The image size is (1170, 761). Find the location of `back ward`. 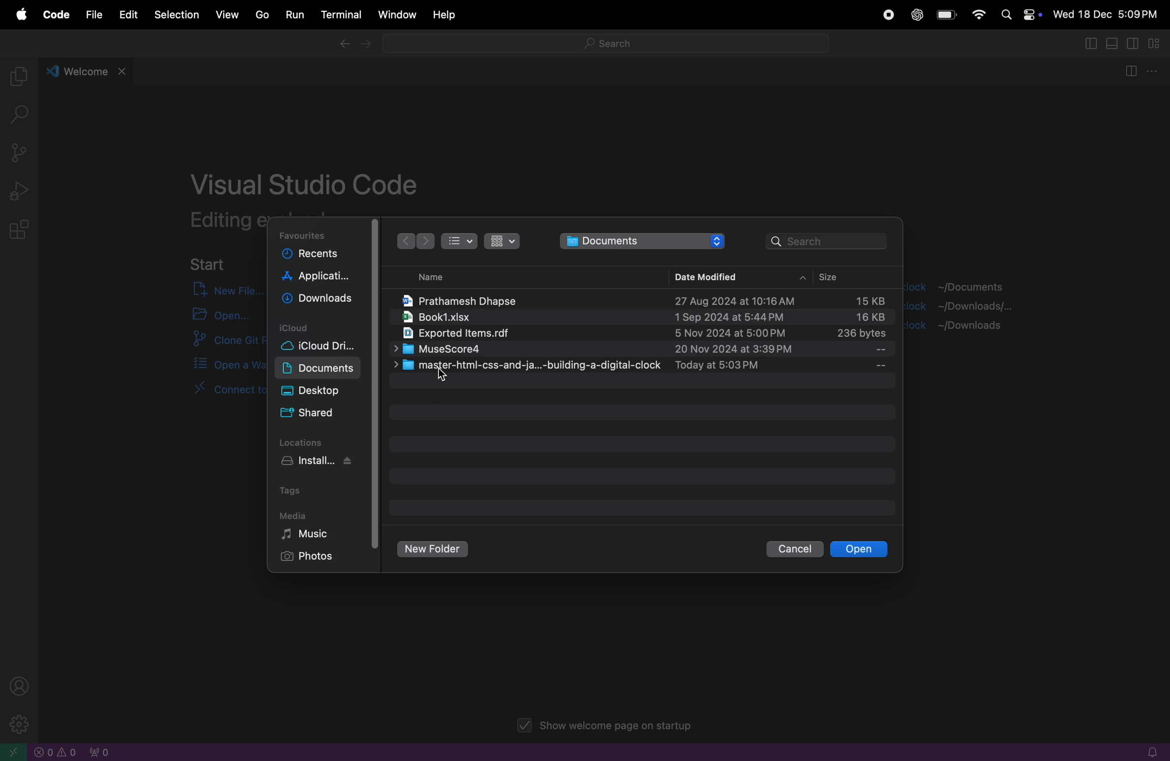

back ward is located at coordinates (405, 241).